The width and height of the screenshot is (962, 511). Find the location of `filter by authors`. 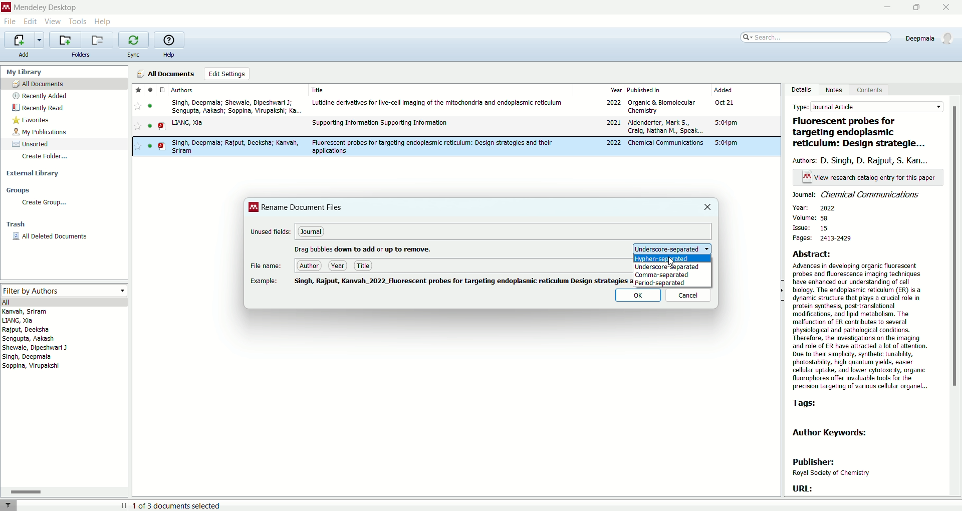

filter by authors is located at coordinates (62, 289).